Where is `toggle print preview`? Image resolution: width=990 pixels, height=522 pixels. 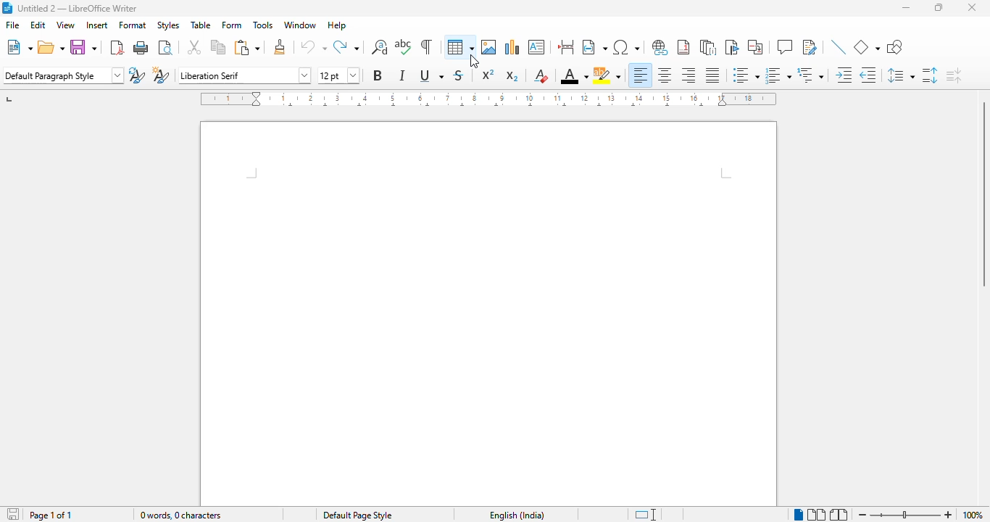 toggle print preview is located at coordinates (167, 48).